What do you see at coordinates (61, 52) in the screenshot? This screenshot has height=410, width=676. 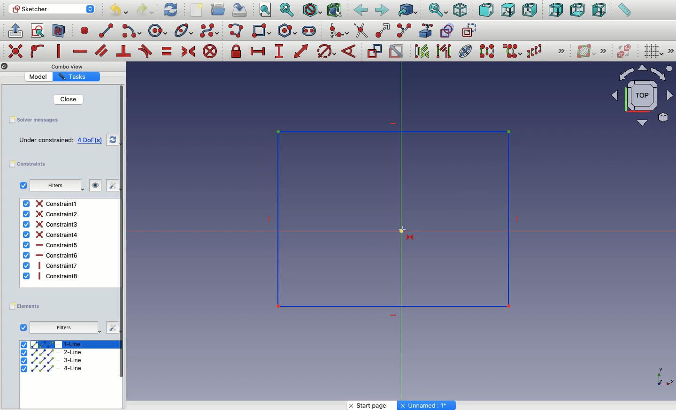 I see `constrain vertically ` at bounding box center [61, 52].